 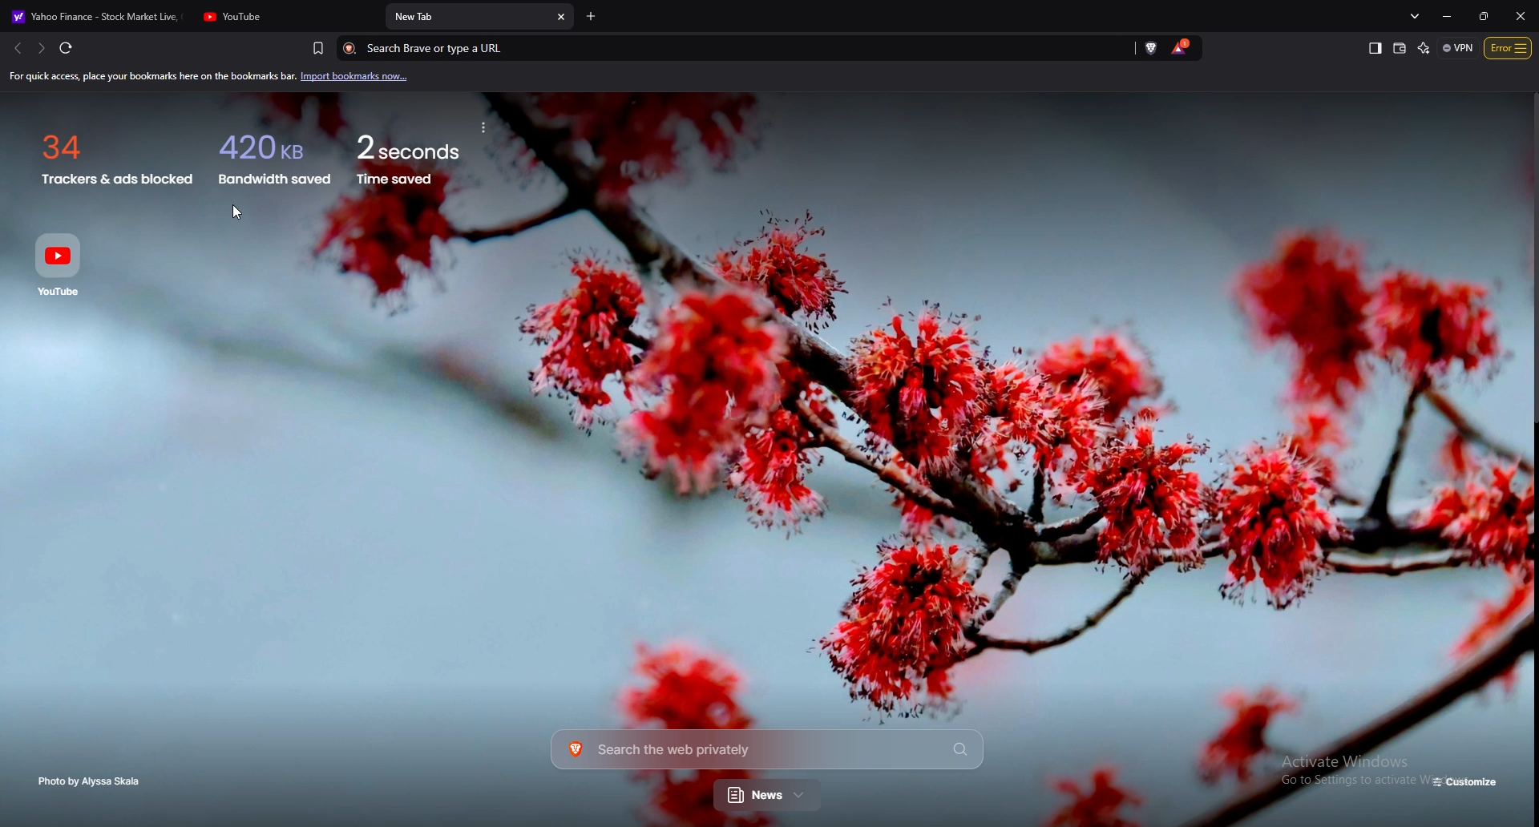 I want to click on Yahoo Finance - Stock Market, so click(x=96, y=16).